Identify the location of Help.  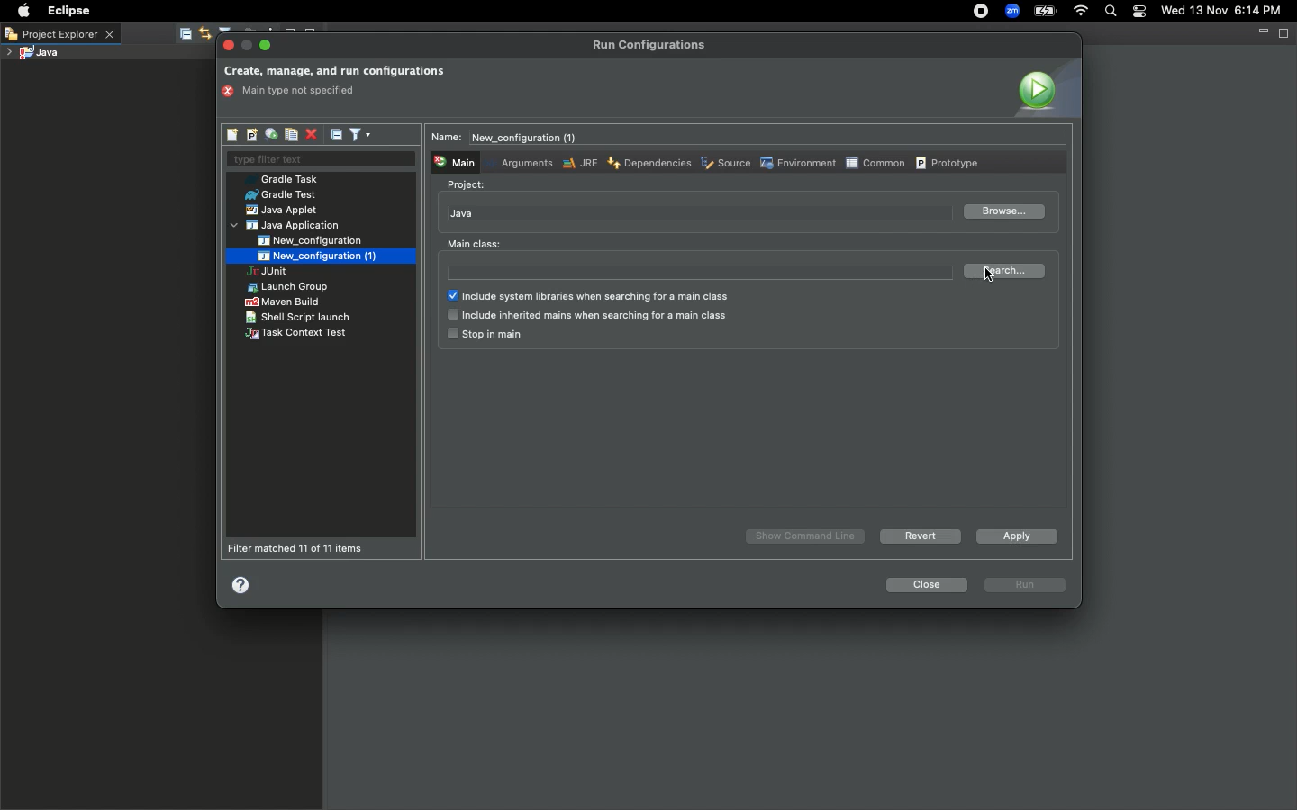
(242, 584).